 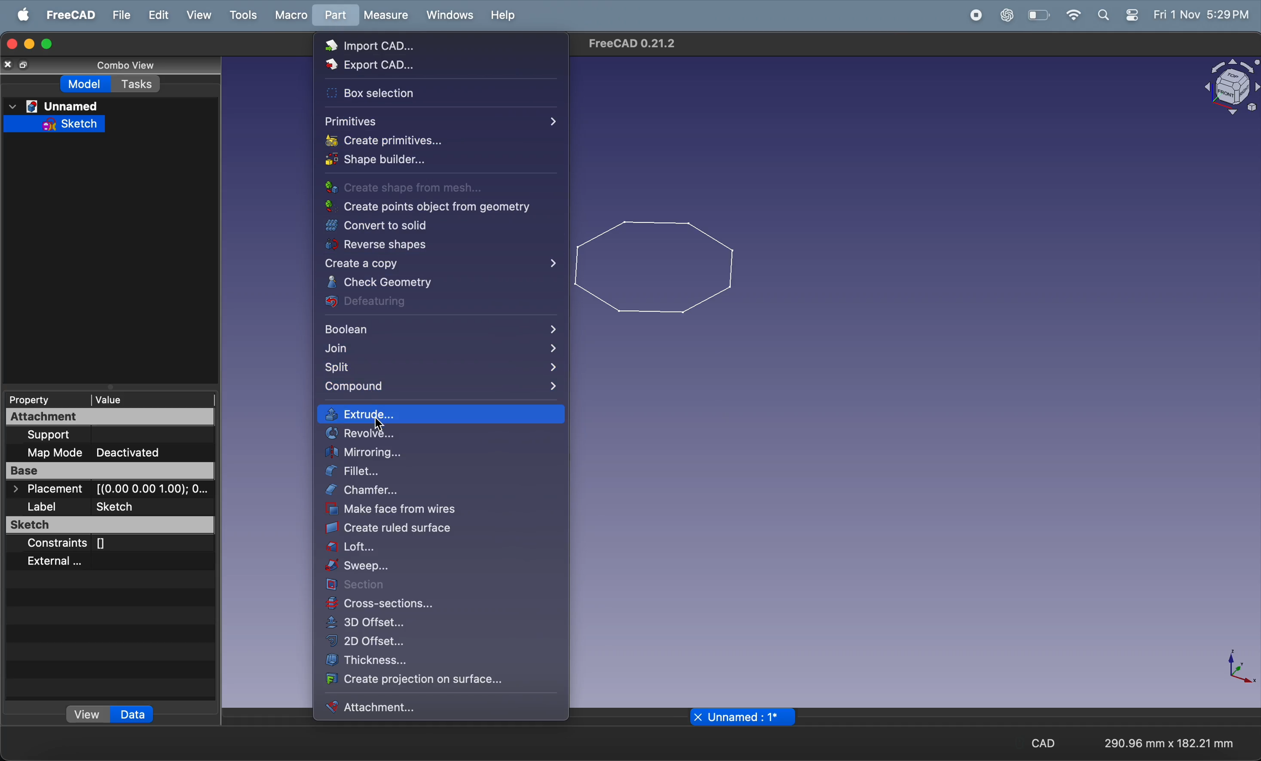 What do you see at coordinates (157, 453) in the screenshot?
I see `deactivated` at bounding box center [157, 453].